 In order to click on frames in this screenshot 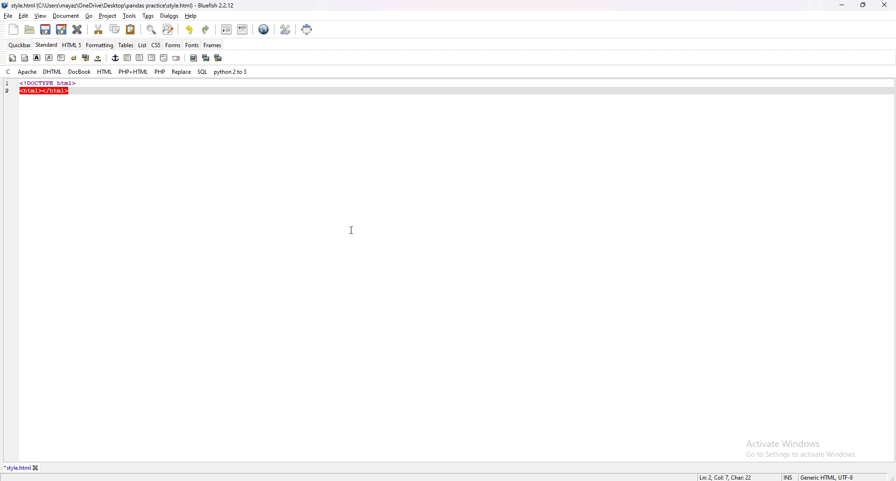, I will do `click(212, 45)`.